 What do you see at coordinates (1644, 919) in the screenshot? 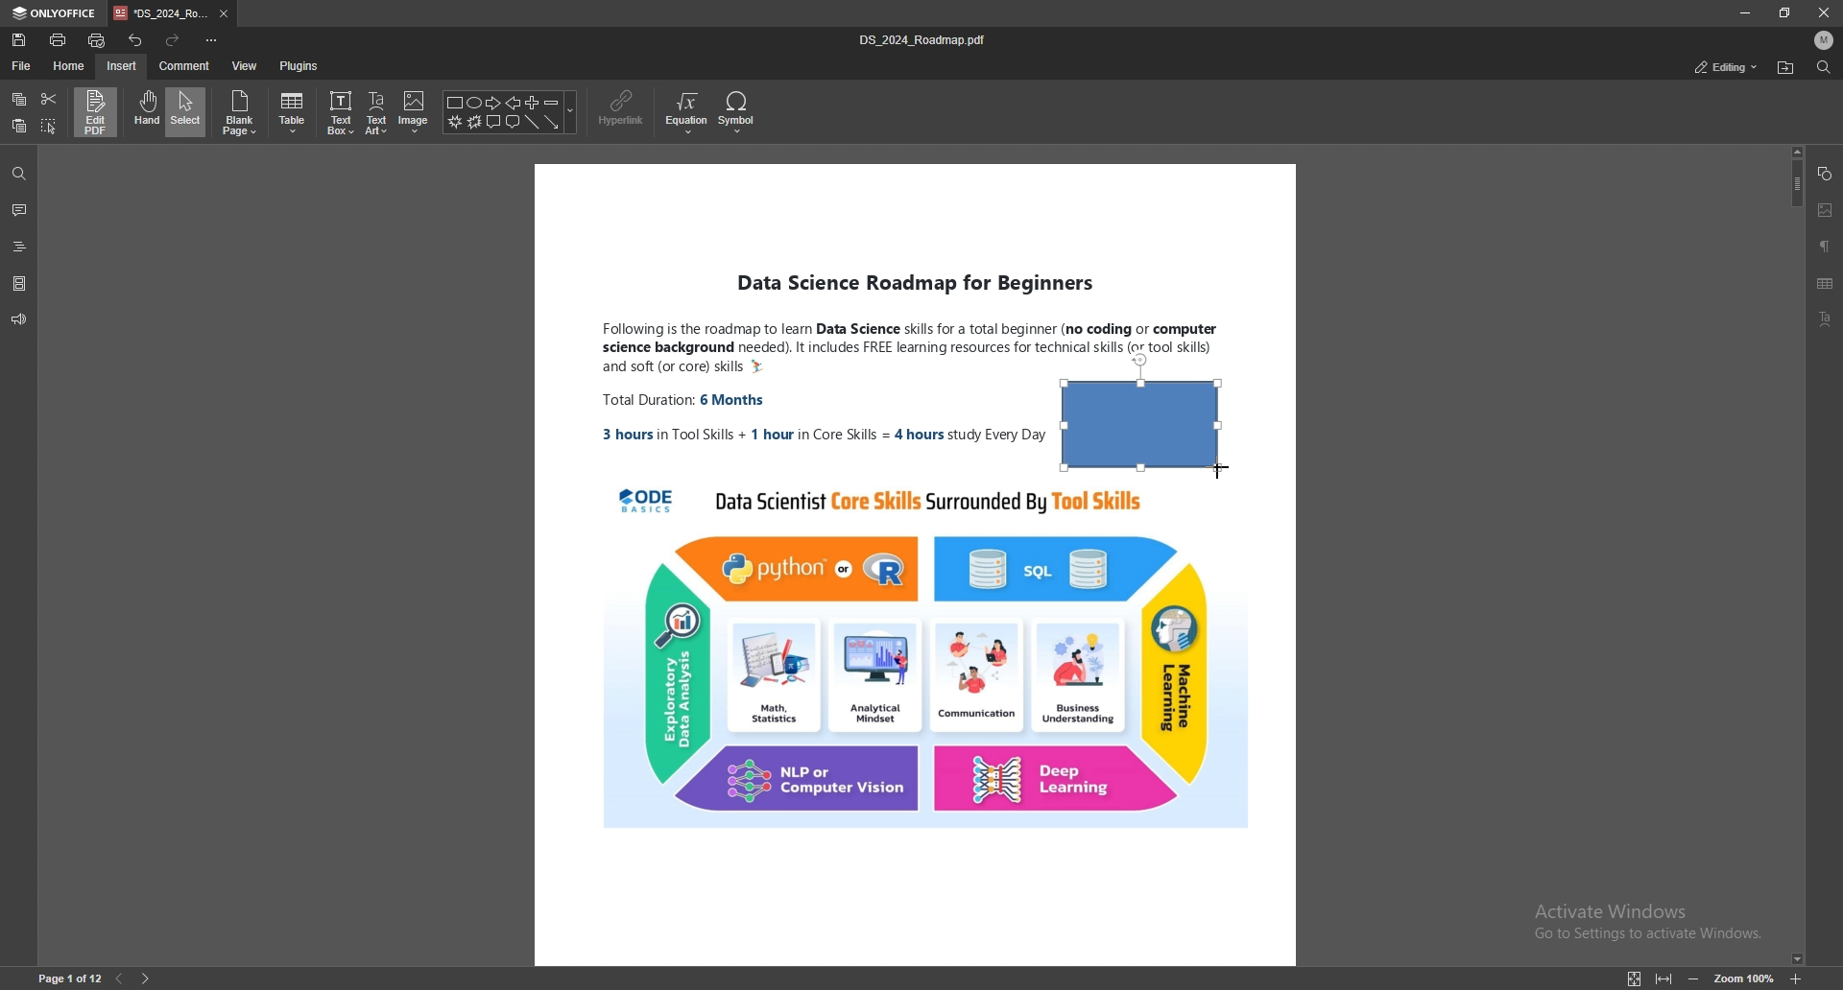
I see `Activate Windows
Go to Settings to activate Windows.` at bounding box center [1644, 919].